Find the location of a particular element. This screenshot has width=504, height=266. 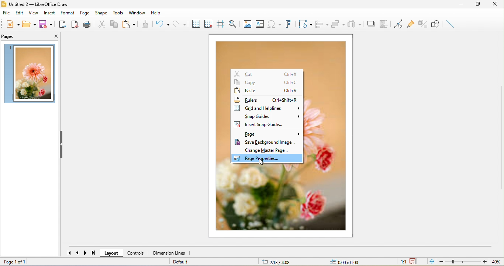

snap to grid is located at coordinates (208, 22).